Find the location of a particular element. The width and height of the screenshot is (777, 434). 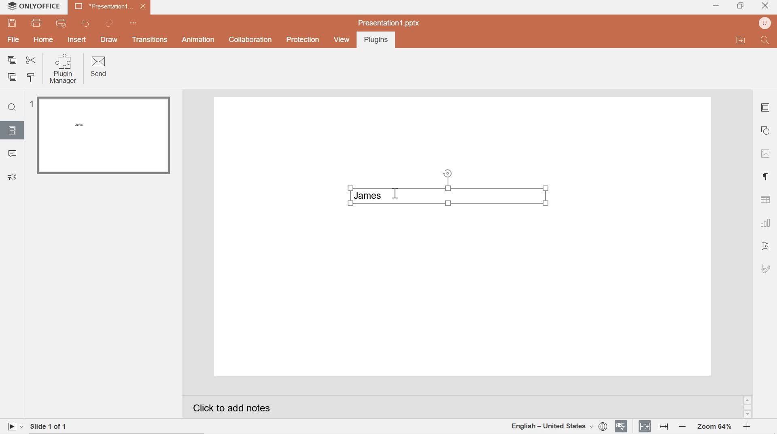

Click to add notes is located at coordinates (242, 406).